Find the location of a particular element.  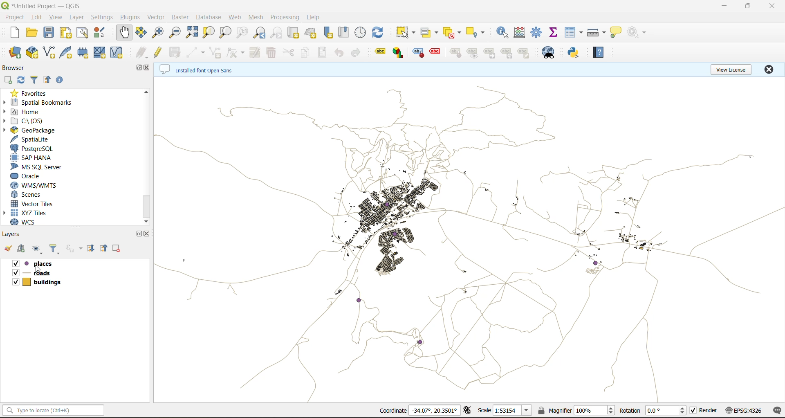

show spatial bookmark is located at coordinates (345, 33).